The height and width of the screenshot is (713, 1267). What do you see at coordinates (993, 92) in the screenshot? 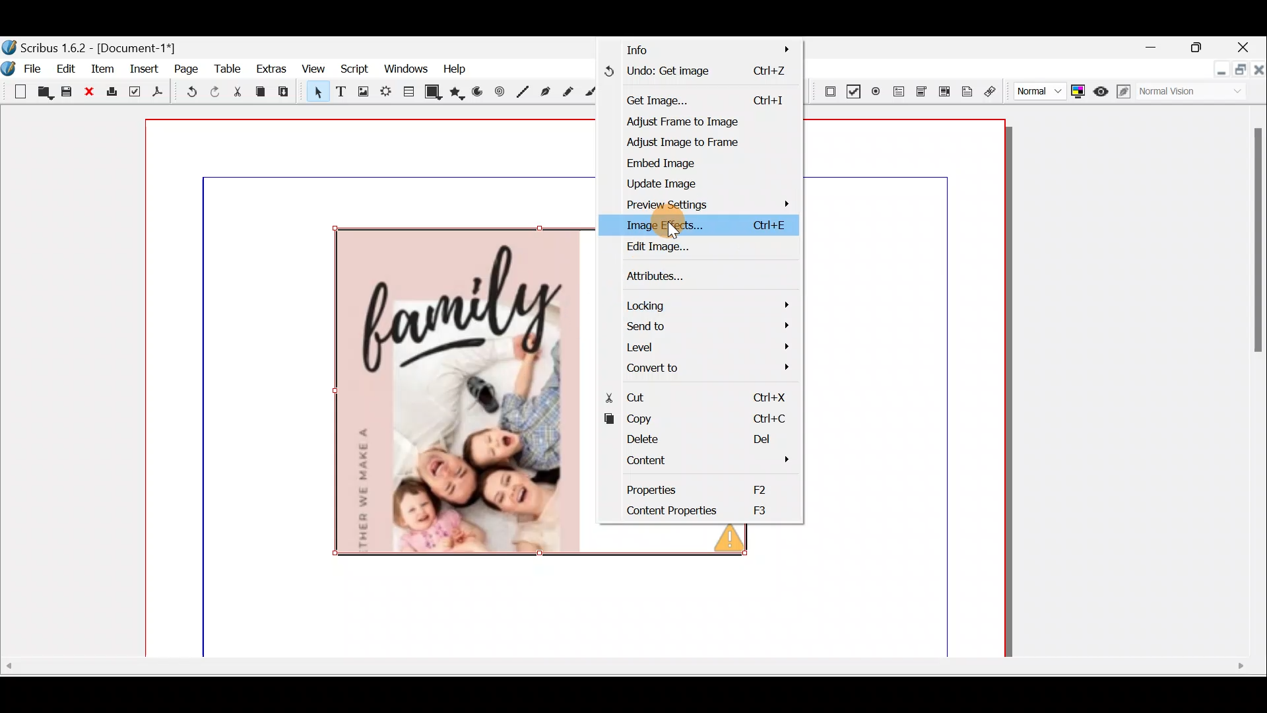
I see `Link annotation` at bounding box center [993, 92].